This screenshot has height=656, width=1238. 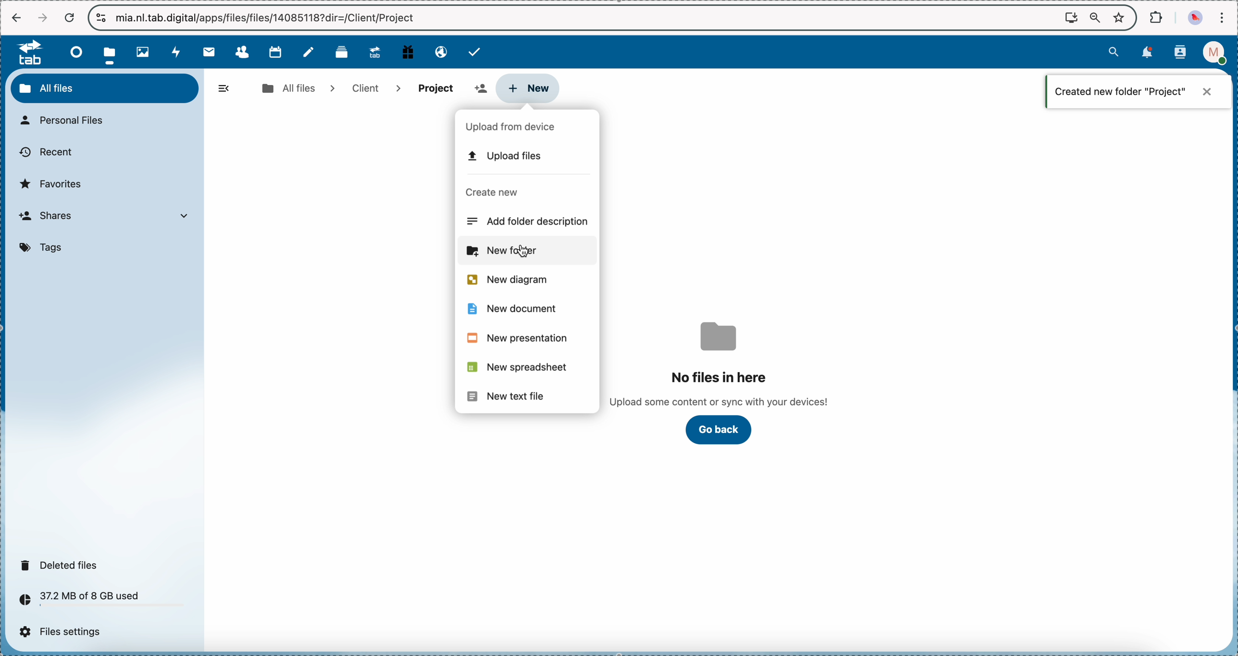 I want to click on email, so click(x=440, y=51).